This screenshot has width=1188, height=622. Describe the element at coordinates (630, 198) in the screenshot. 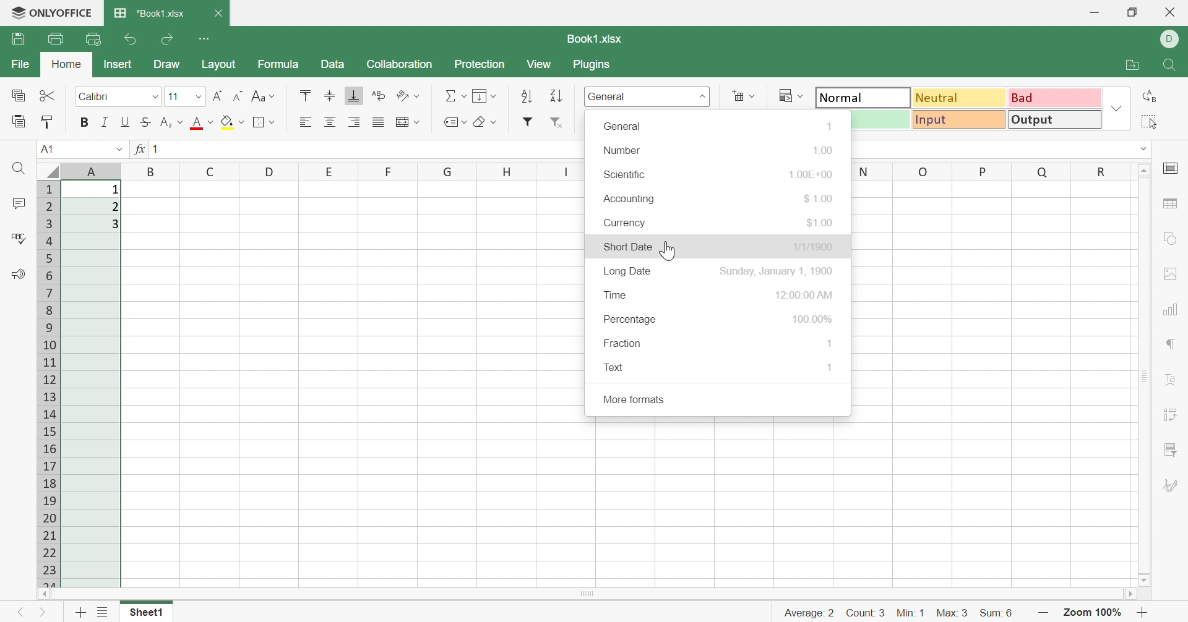

I see `Accounting` at that location.